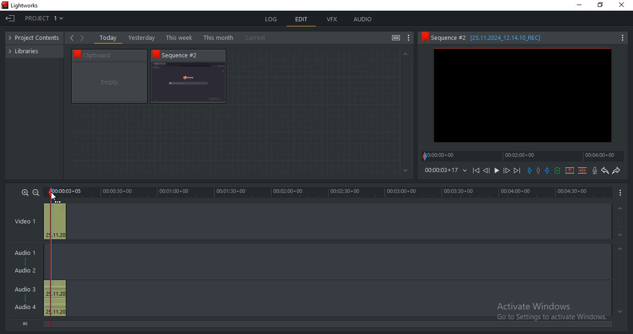 The height and width of the screenshot is (334, 633). I want to click on Greyed out down arrow, so click(406, 171).